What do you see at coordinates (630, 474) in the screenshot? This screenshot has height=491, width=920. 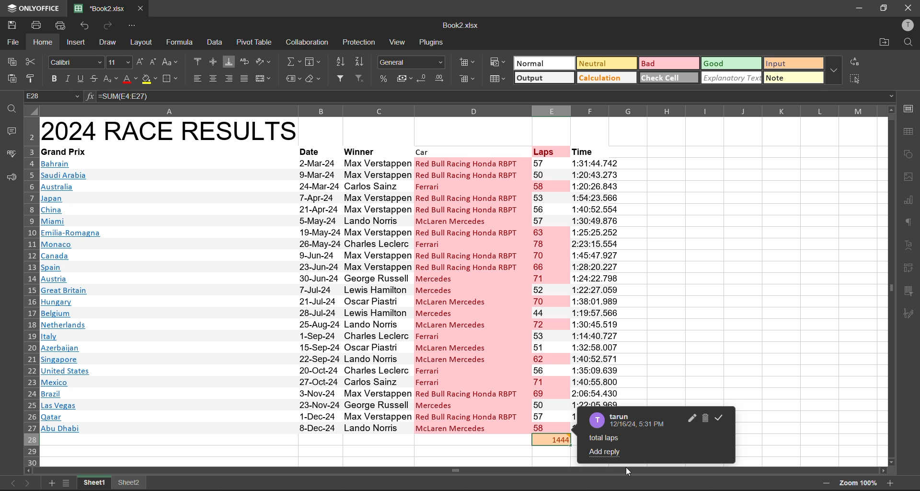 I see `cursor` at bounding box center [630, 474].